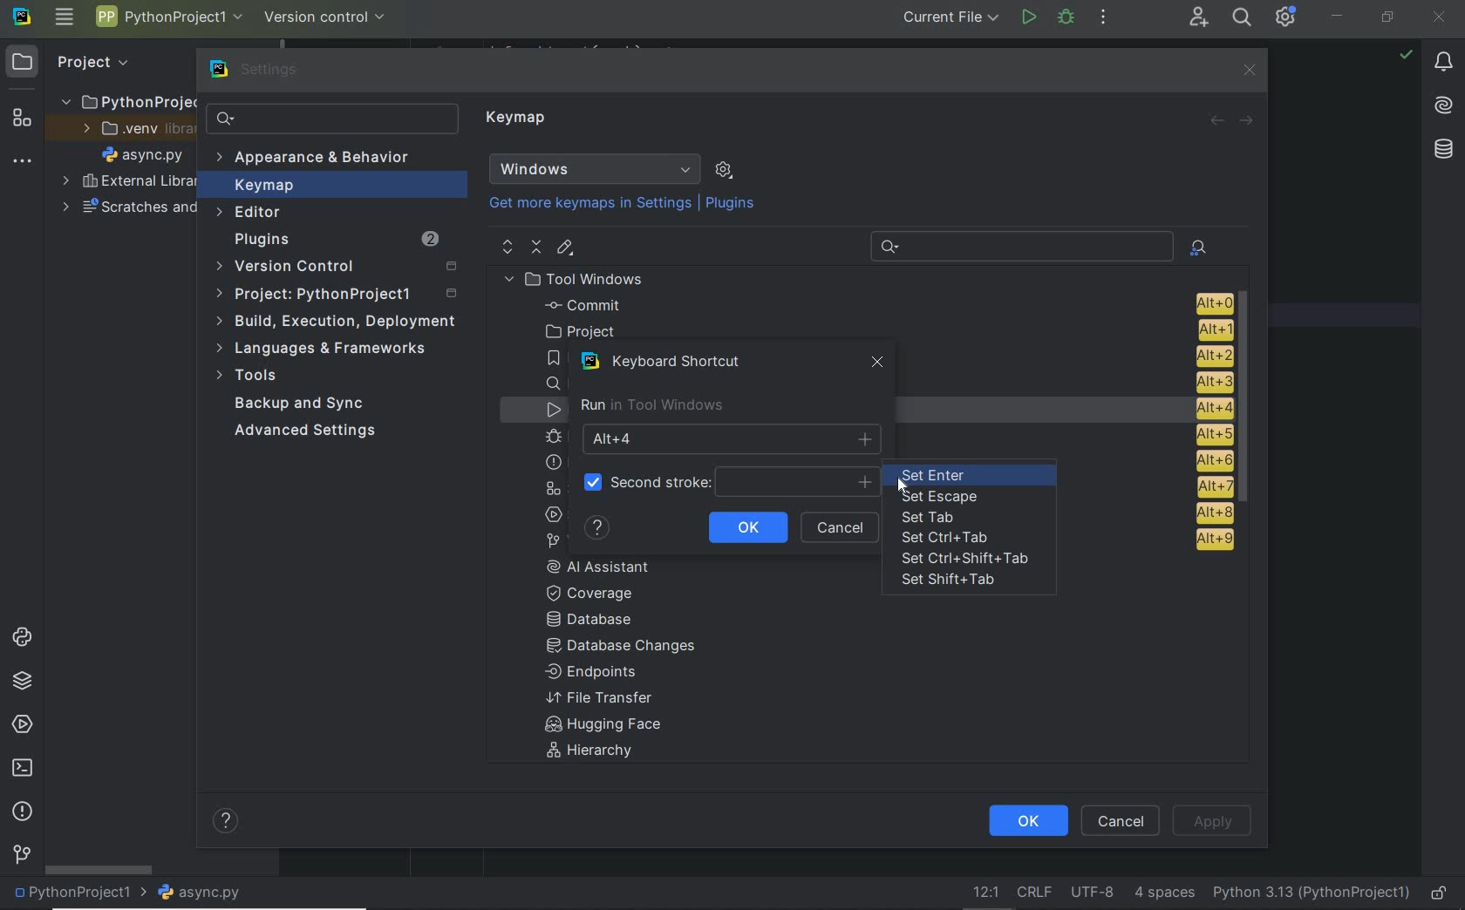 The height and width of the screenshot is (910, 1465). Describe the element at coordinates (623, 648) in the screenshot. I see `Database changes` at that location.